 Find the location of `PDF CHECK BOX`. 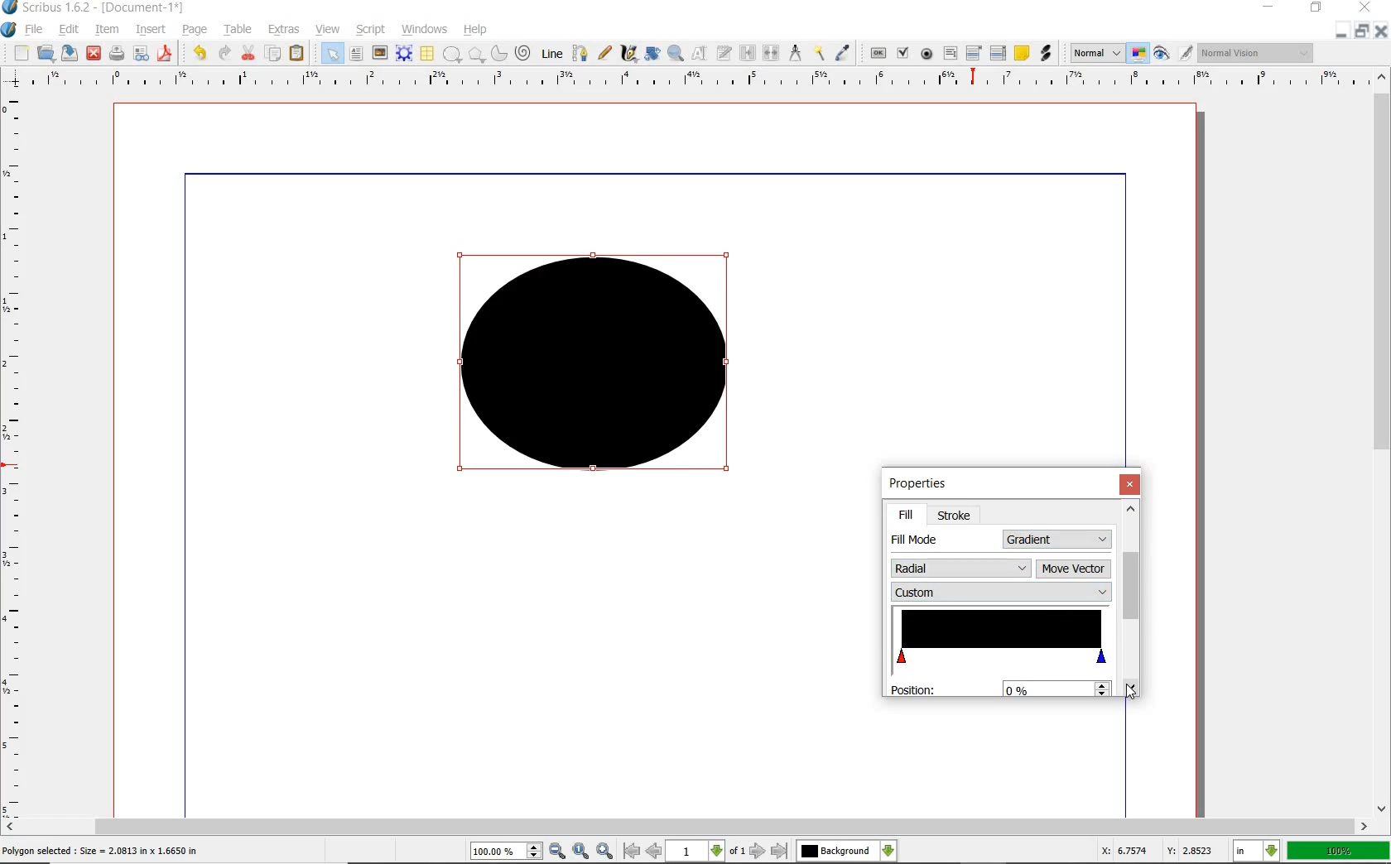

PDF CHECK BOX is located at coordinates (902, 52).